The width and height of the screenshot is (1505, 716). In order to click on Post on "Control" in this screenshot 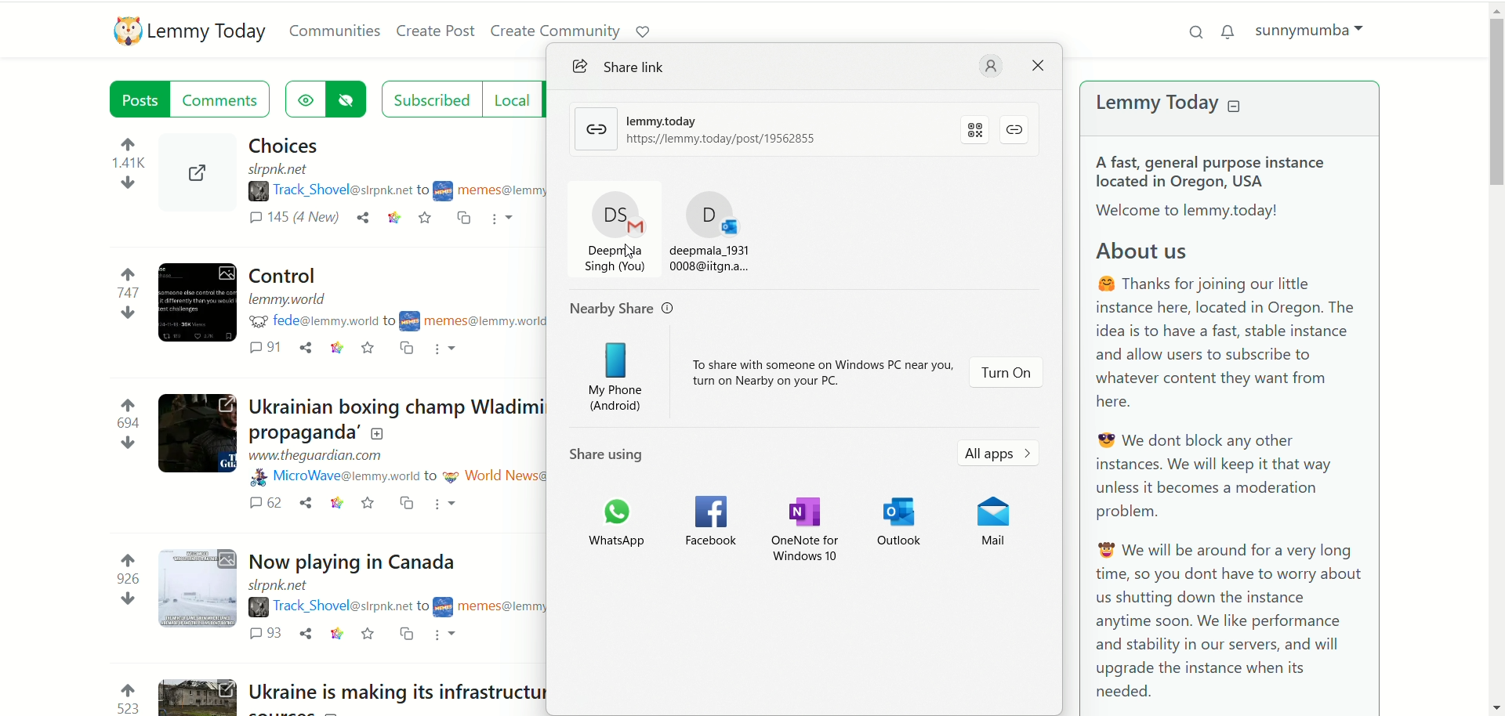, I will do `click(289, 275)`.